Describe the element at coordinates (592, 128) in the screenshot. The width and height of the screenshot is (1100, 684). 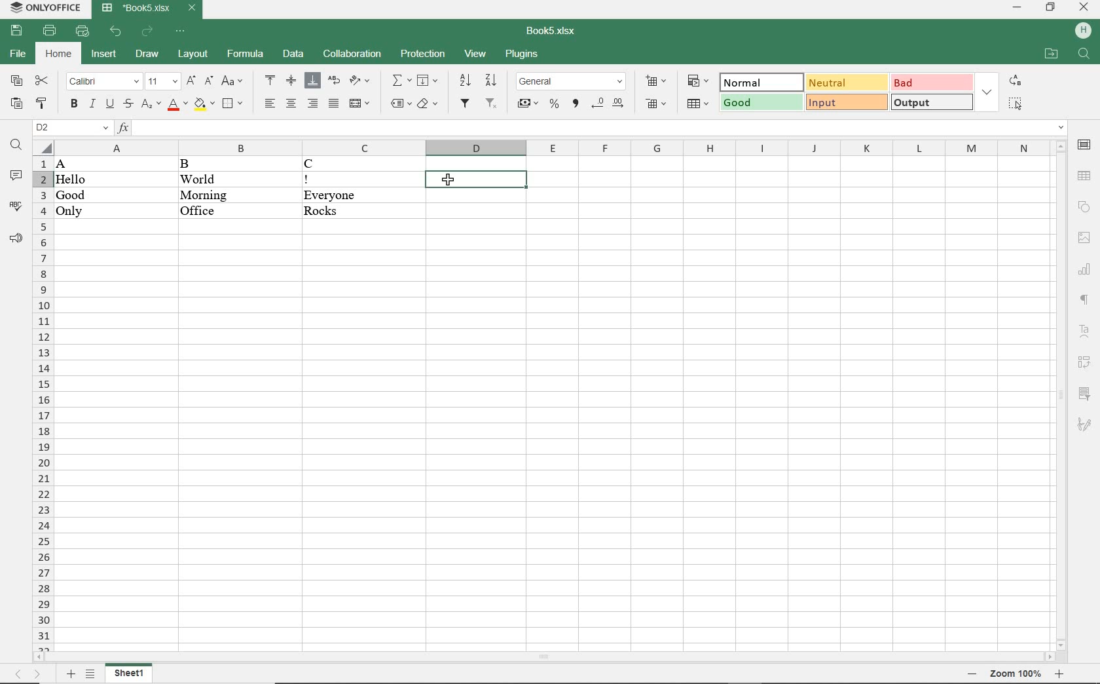
I see `INPUT FUNCTION` at that location.